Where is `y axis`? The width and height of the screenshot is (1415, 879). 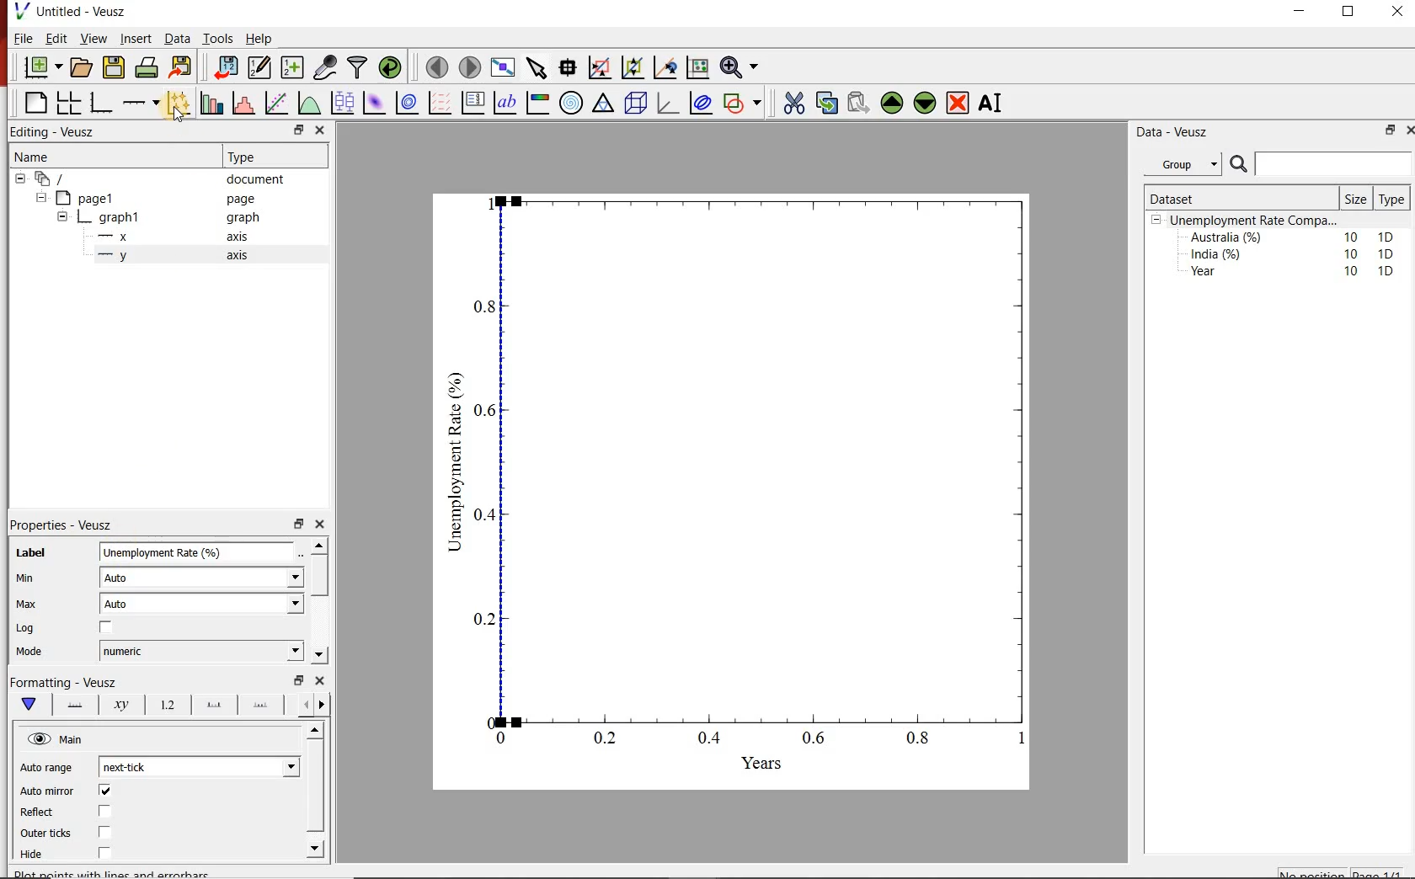
y axis is located at coordinates (182, 256).